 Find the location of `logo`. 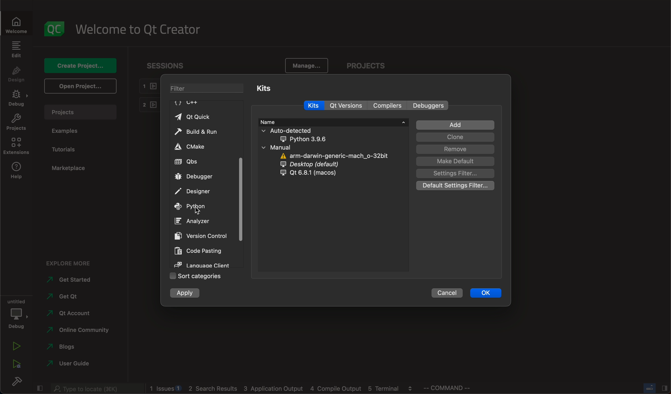

logo is located at coordinates (52, 29).